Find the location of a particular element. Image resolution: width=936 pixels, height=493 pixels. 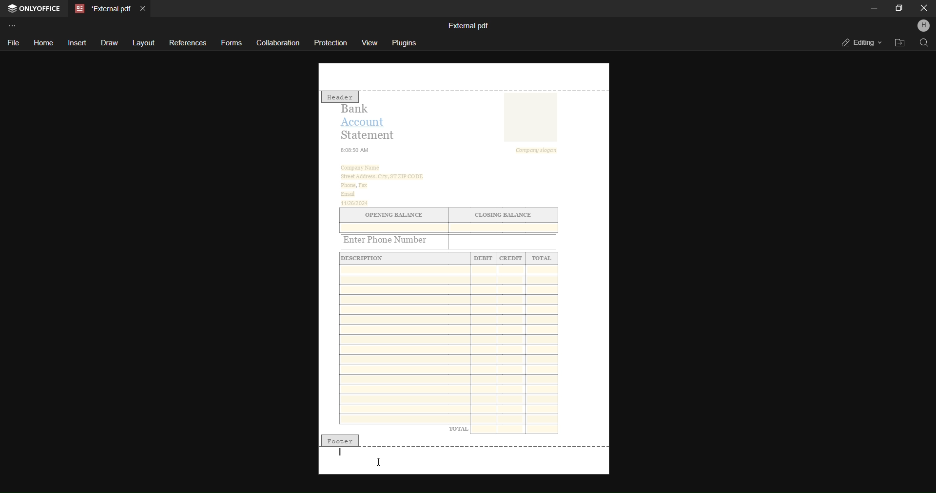

Email is located at coordinates (348, 194).